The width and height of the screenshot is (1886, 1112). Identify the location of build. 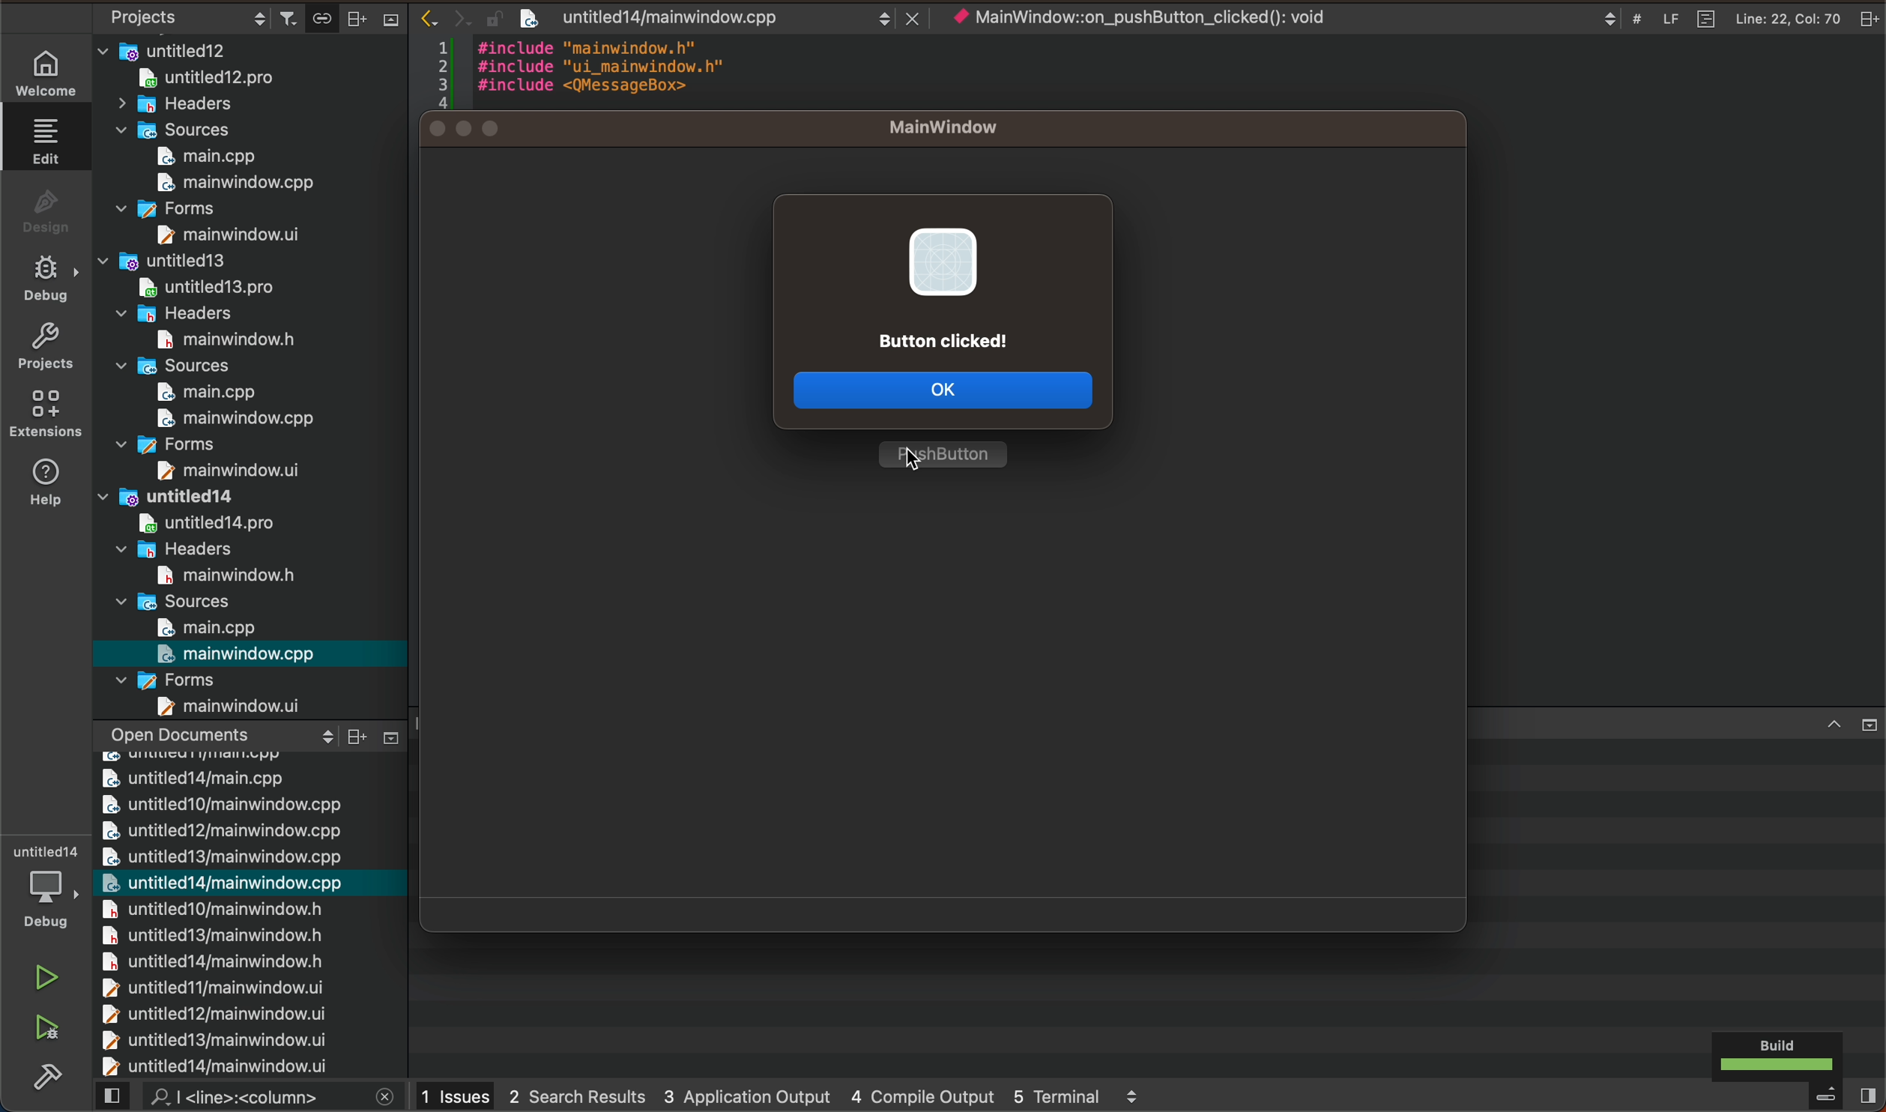
(1777, 1054).